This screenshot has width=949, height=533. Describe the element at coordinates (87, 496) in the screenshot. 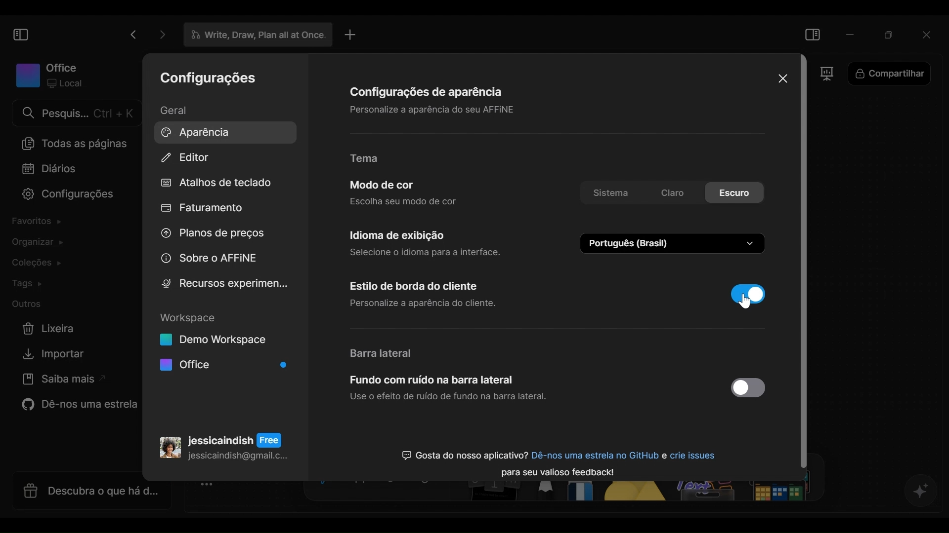

I see `Discover what's new` at that location.